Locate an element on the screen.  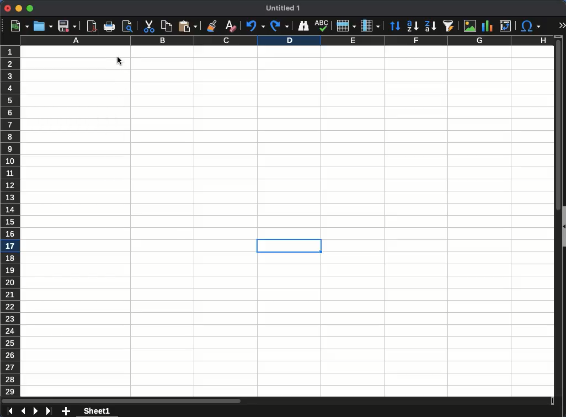
new is located at coordinates (19, 26).